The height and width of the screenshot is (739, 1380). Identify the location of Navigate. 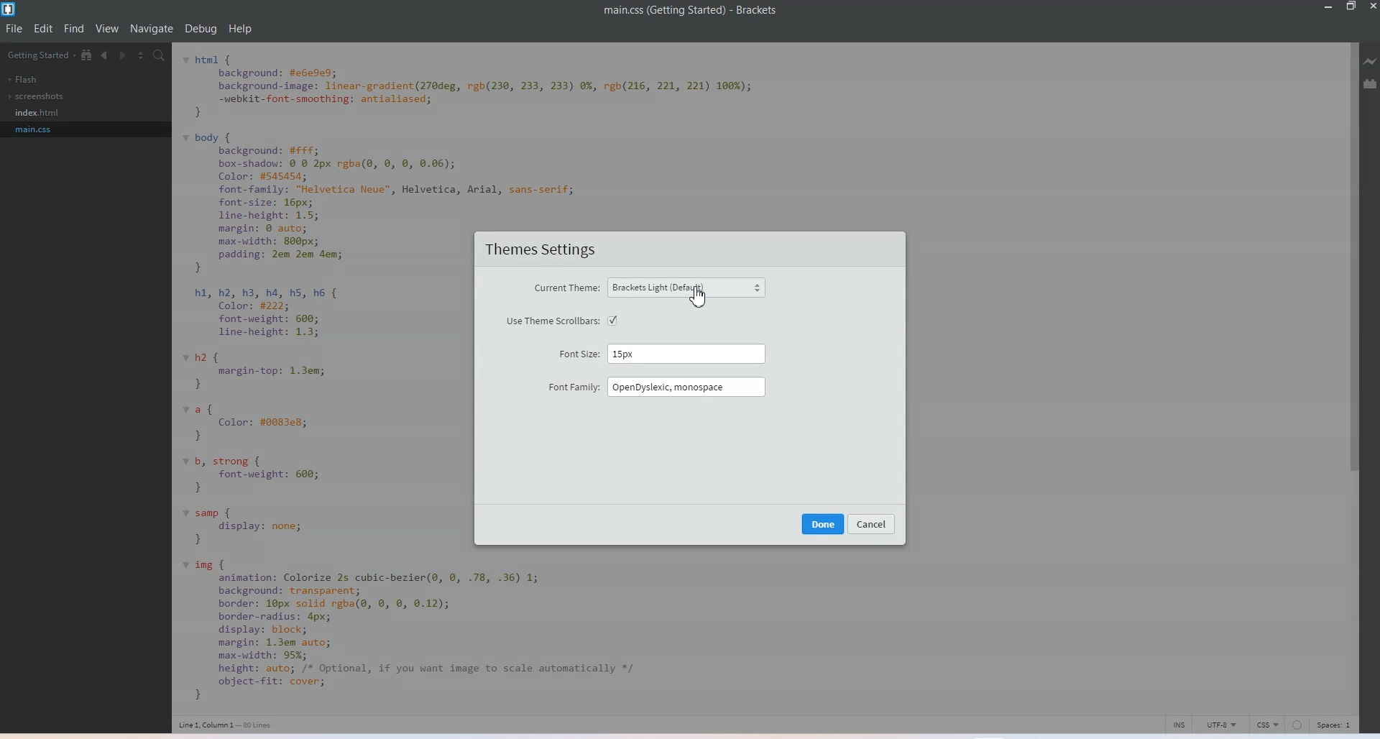
(153, 29).